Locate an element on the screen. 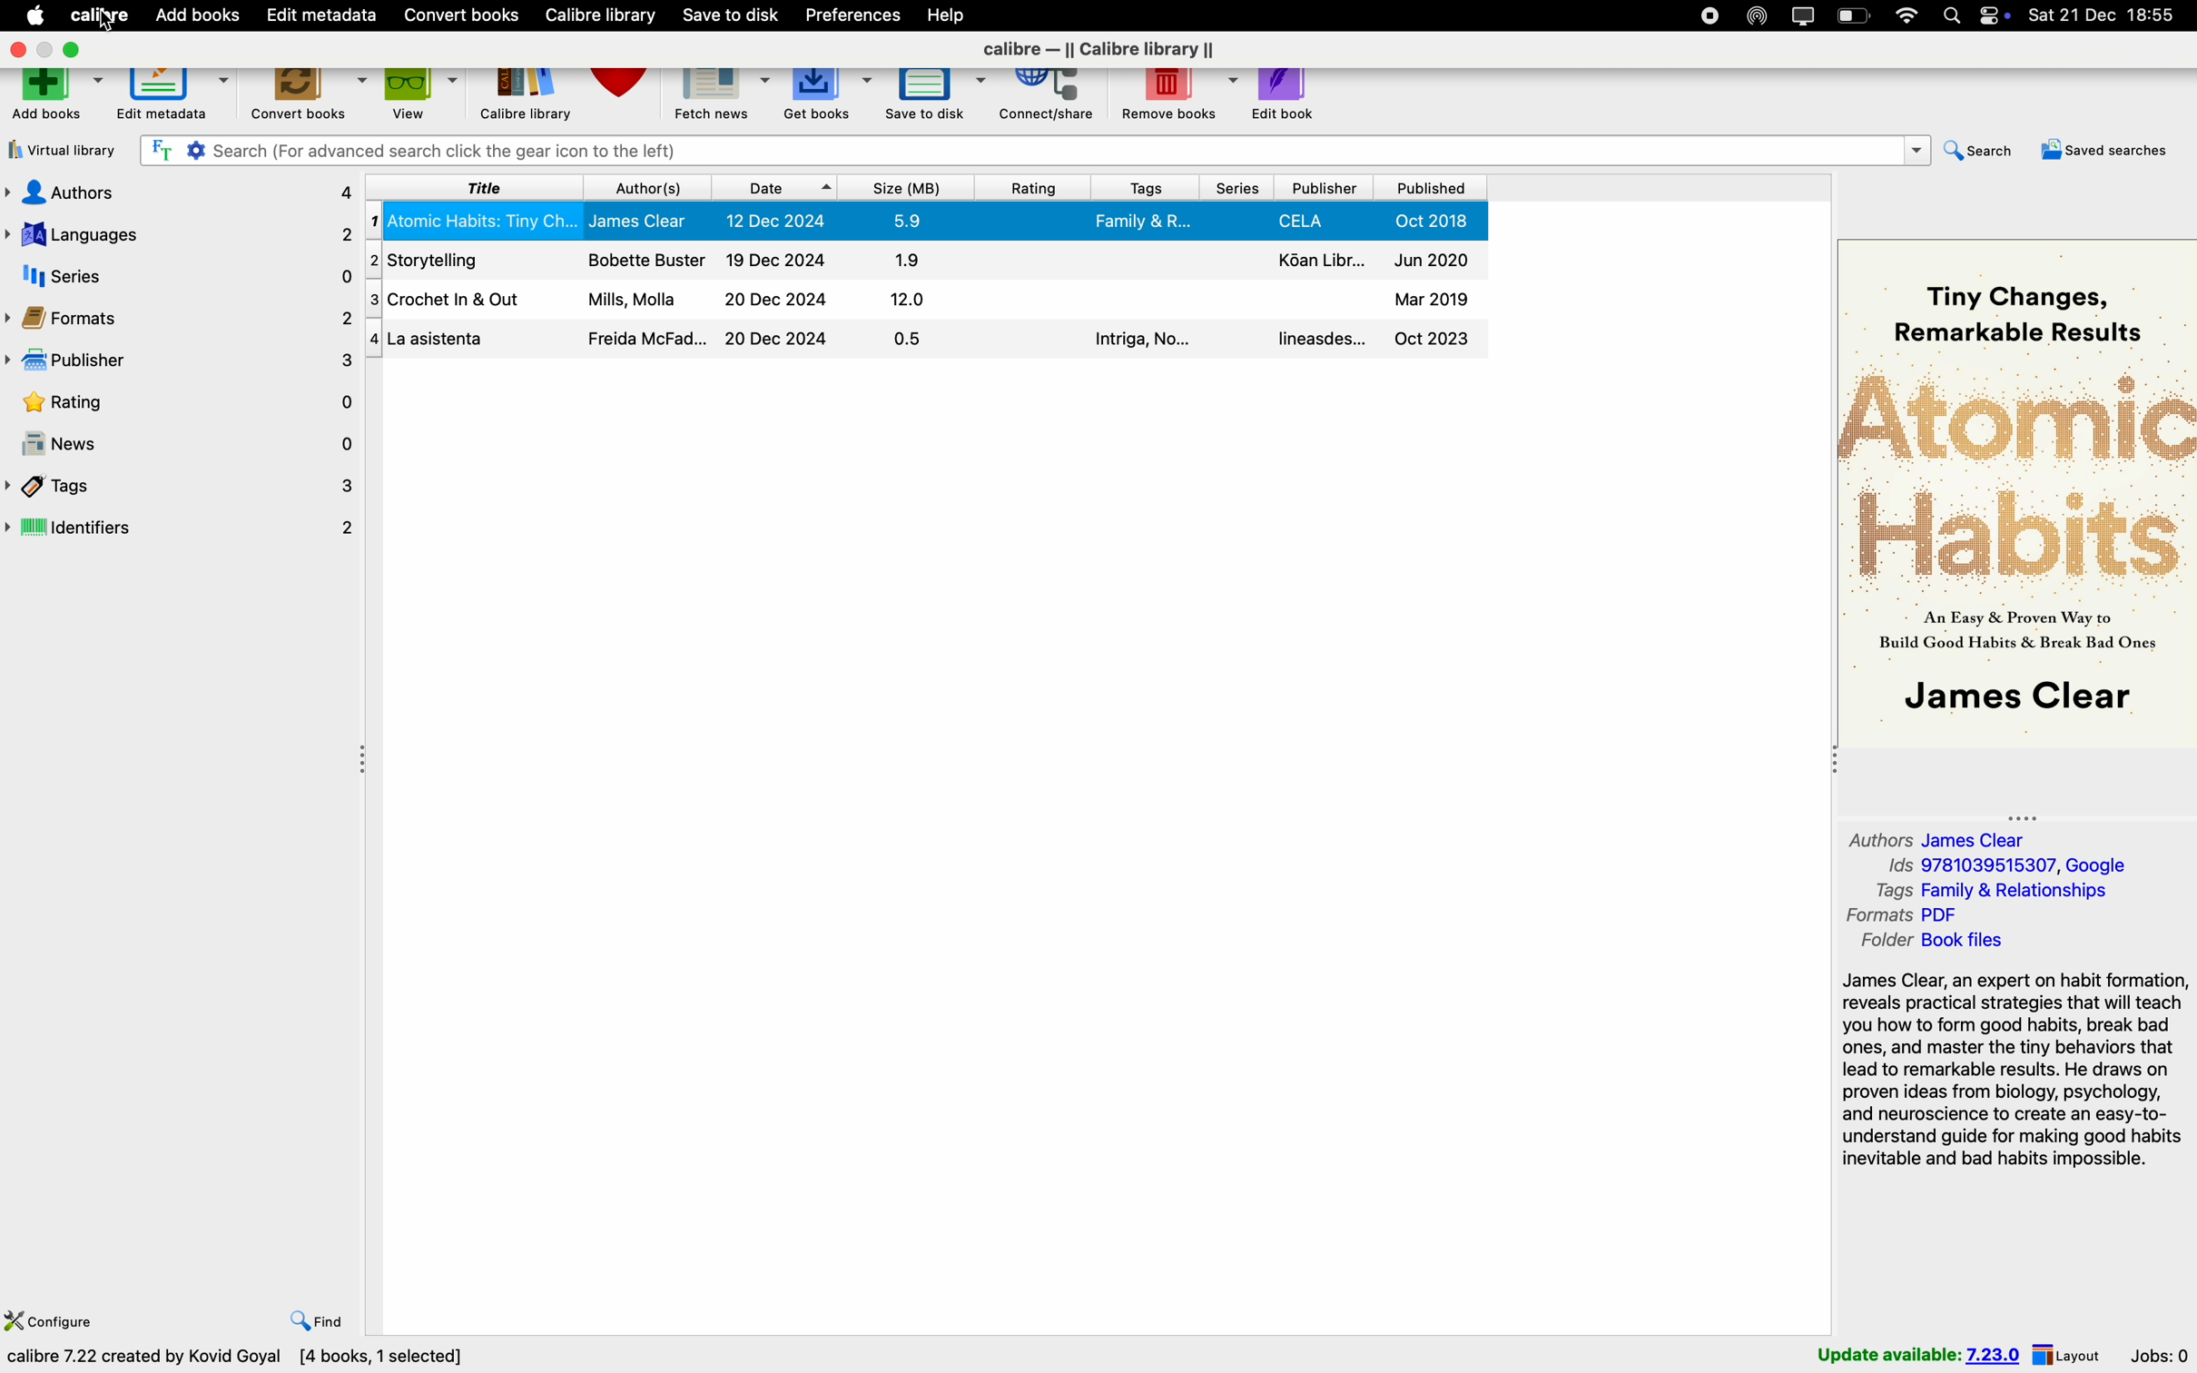 This screenshot has height=1373, width=2197. virtual library is located at coordinates (62, 154).